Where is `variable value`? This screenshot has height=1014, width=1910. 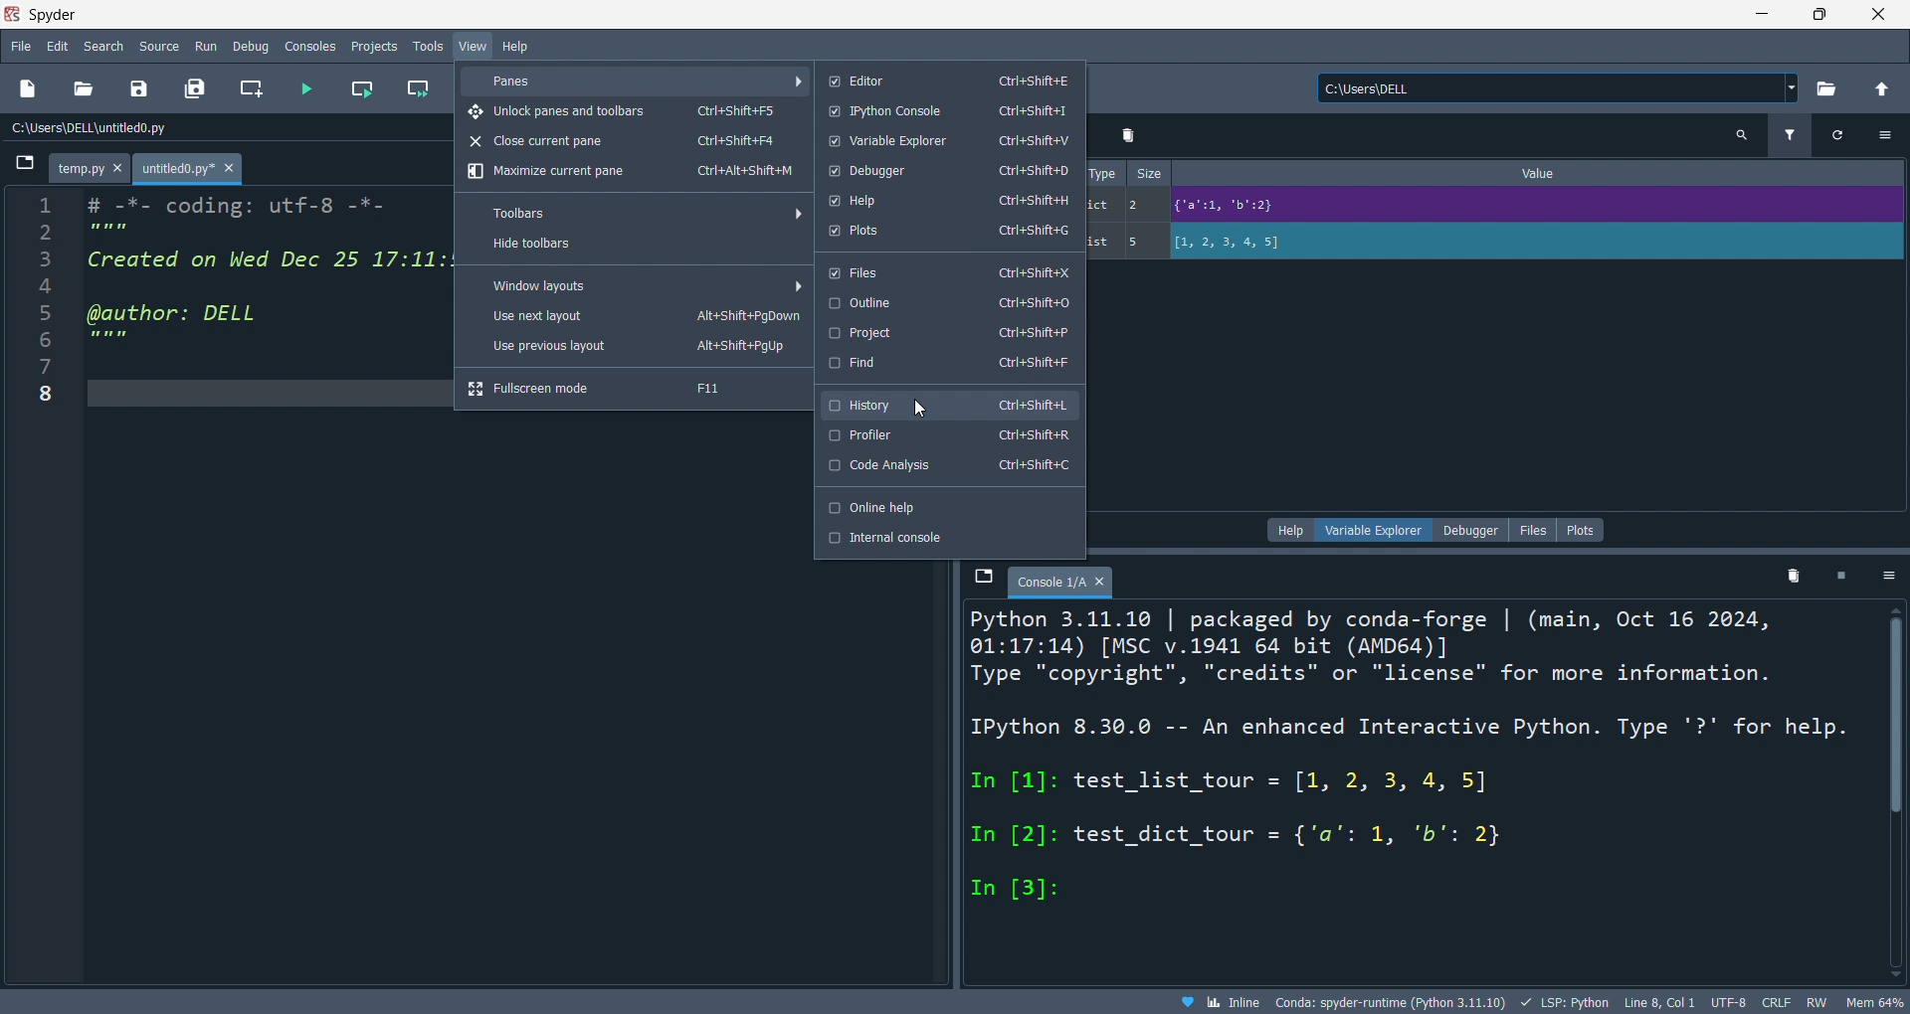 variable value is located at coordinates (1534, 244).